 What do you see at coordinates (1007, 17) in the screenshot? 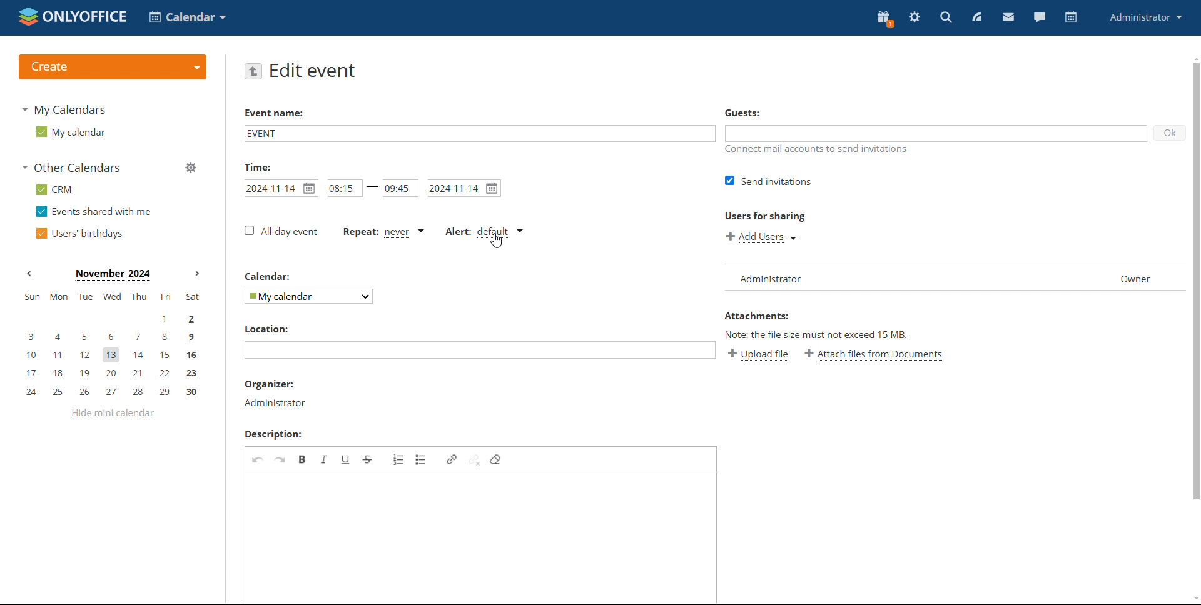
I see `mail` at bounding box center [1007, 17].